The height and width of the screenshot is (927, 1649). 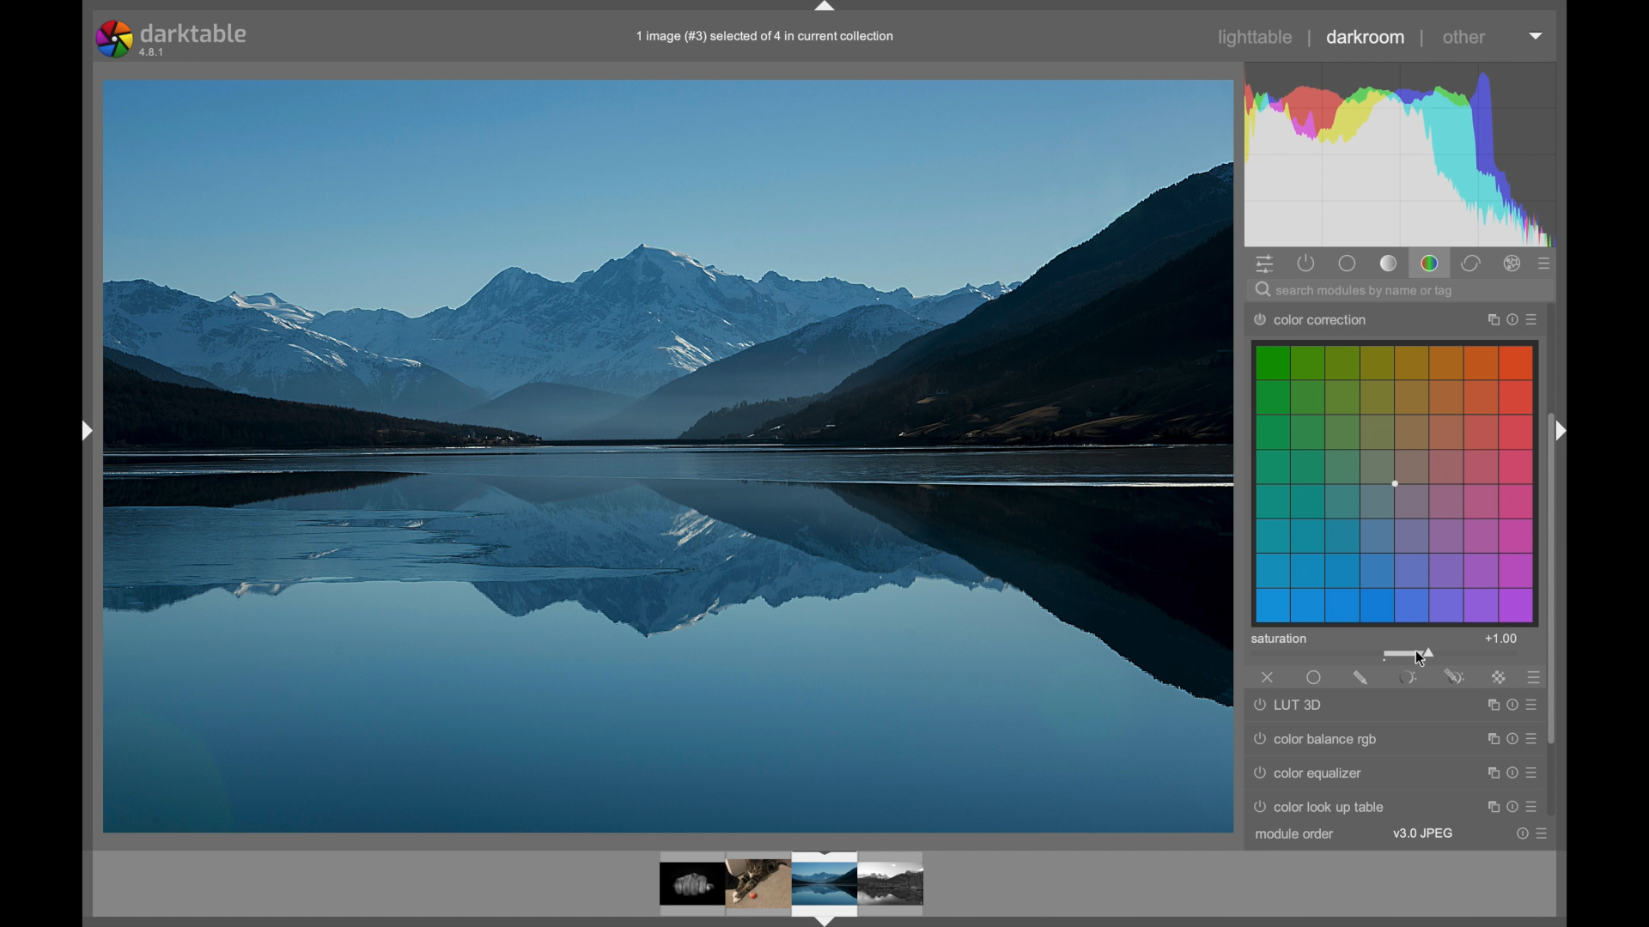 I want to click on options, so click(x=1512, y=739).